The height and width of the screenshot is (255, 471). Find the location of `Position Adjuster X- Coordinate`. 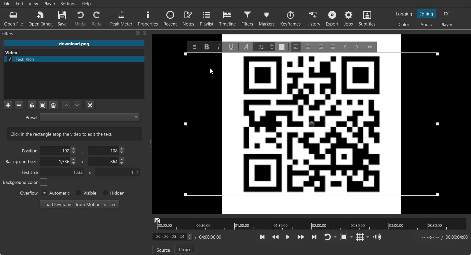

Position Adjuster X- Coordinate is located at coordinates (59, 150).